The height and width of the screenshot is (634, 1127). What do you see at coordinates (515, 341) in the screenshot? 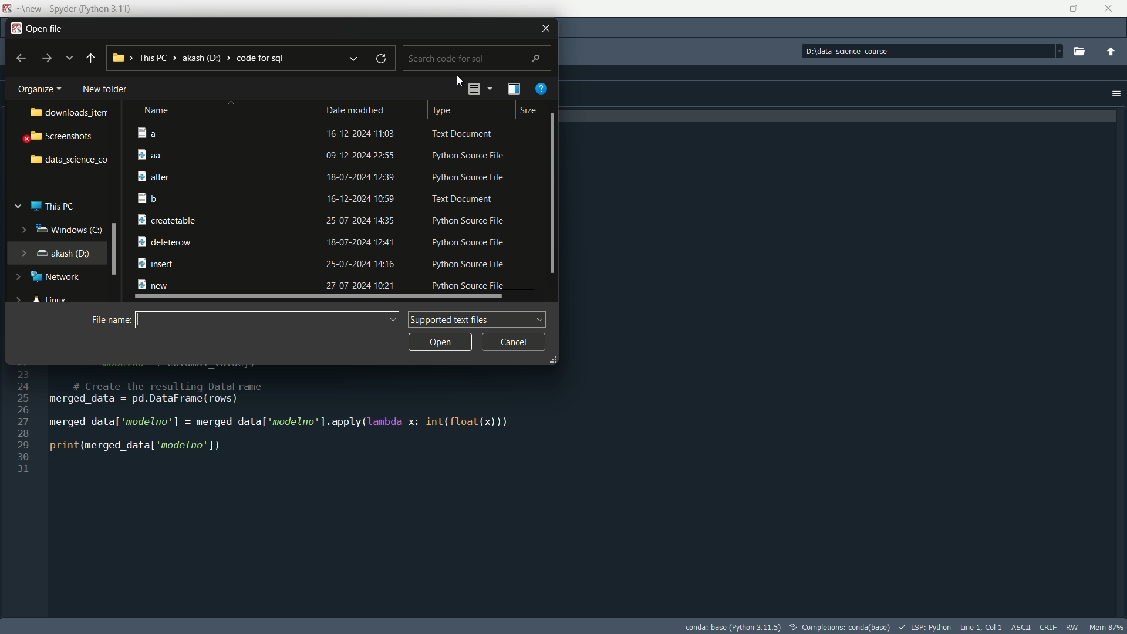
I see `cancel` at bounding box center [515, 341].